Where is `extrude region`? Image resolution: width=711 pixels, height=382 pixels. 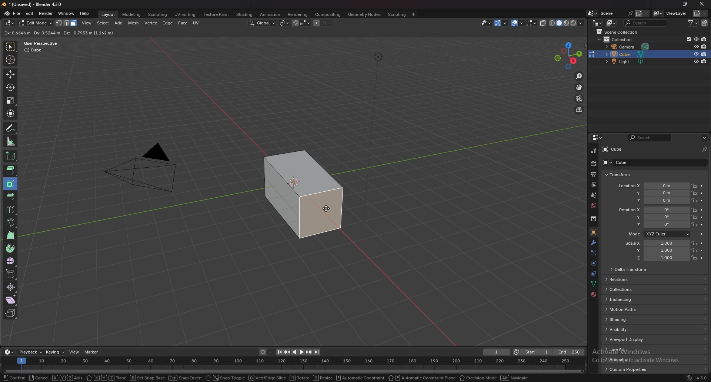 extrude region is located at coordinates (11, 170).